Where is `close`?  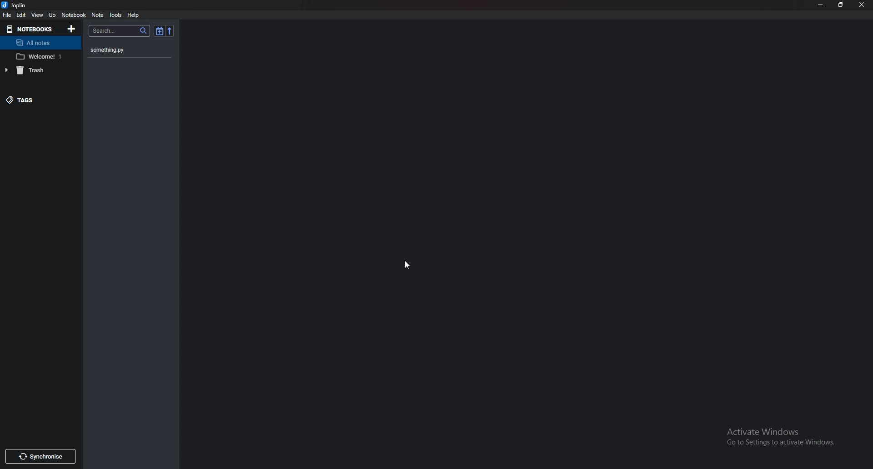
close is located at coordinates (863, 5).